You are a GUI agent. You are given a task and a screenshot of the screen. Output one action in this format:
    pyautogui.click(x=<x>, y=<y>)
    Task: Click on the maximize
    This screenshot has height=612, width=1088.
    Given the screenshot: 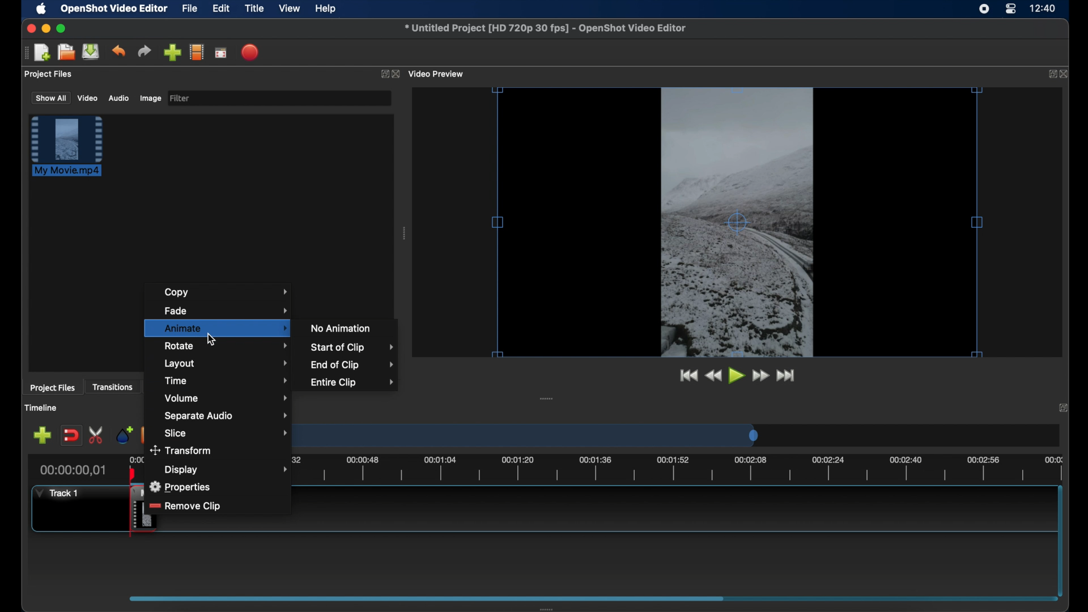 What is the action you would take?
    pyautogui.click(x=62, y=28)
    